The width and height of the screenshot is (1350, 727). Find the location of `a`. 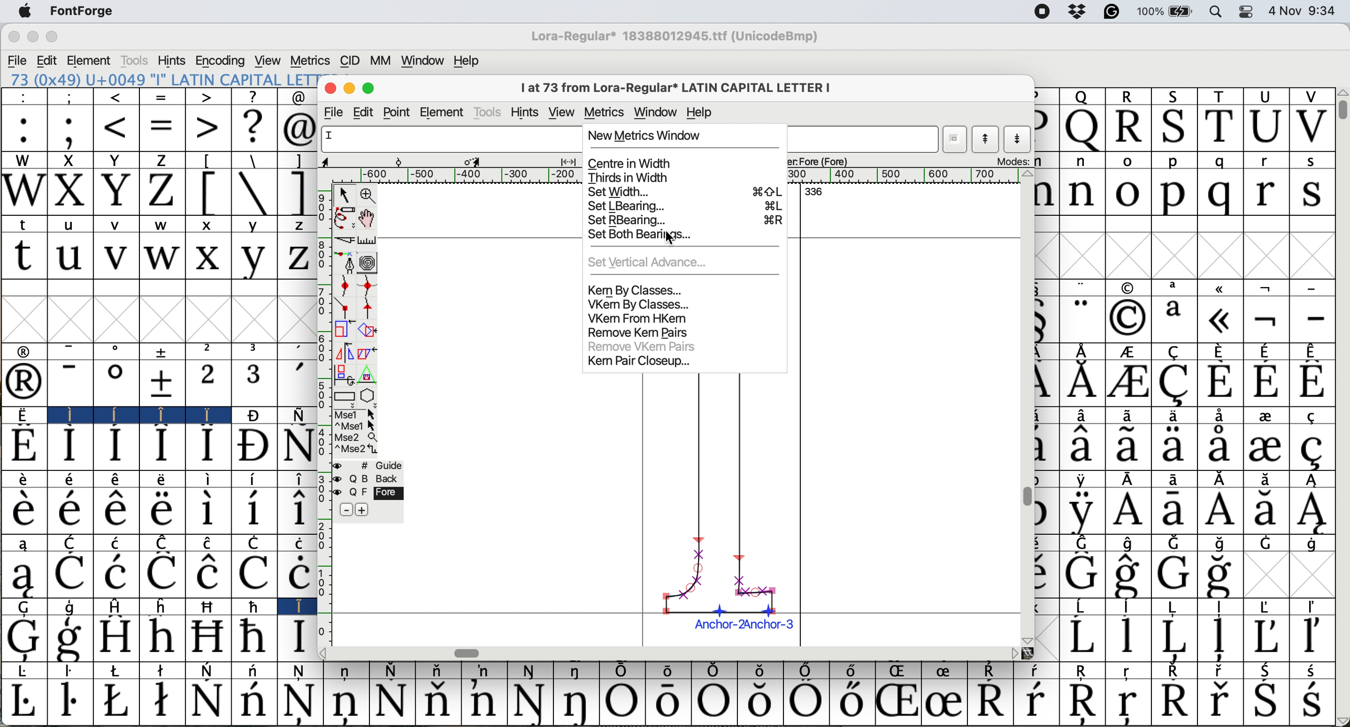

a is located at coordinates (1178, 288).